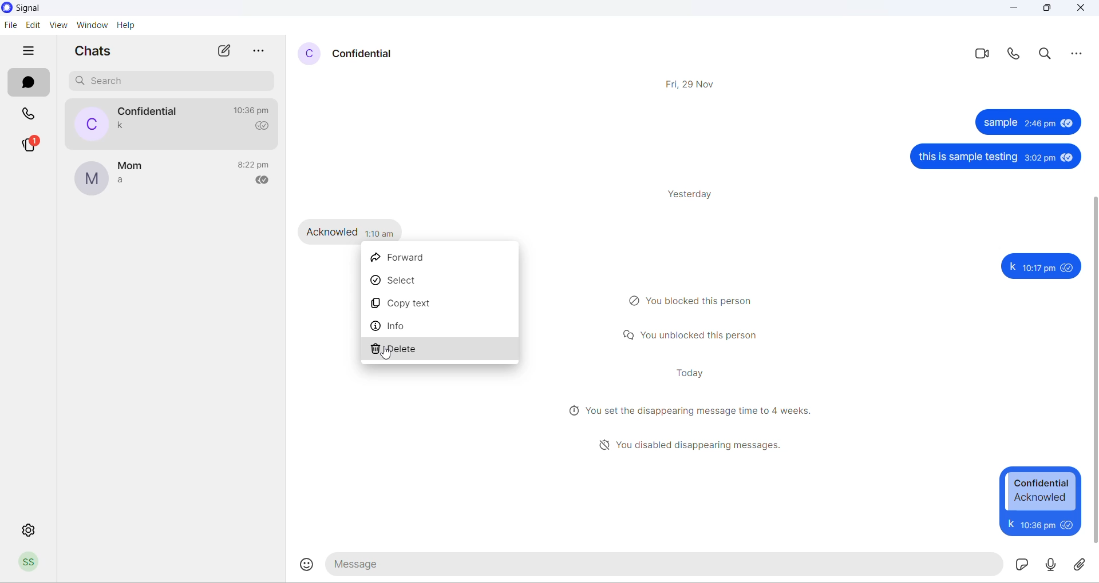  What do you see at coordinates (1041, 123) in the screenshot?
I see `2: 46 pm` at bounding box center [1041, 123].